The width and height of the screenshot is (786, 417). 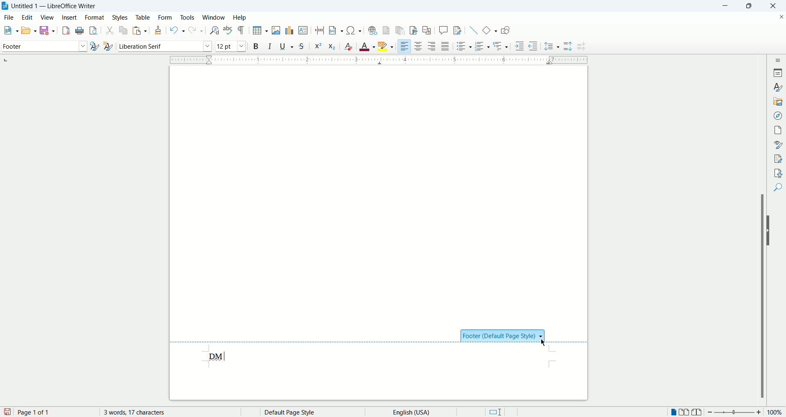 What do you see at coordinates (69, 17) in the screenshot?
I see `insert` at bounding box center [69, 17].